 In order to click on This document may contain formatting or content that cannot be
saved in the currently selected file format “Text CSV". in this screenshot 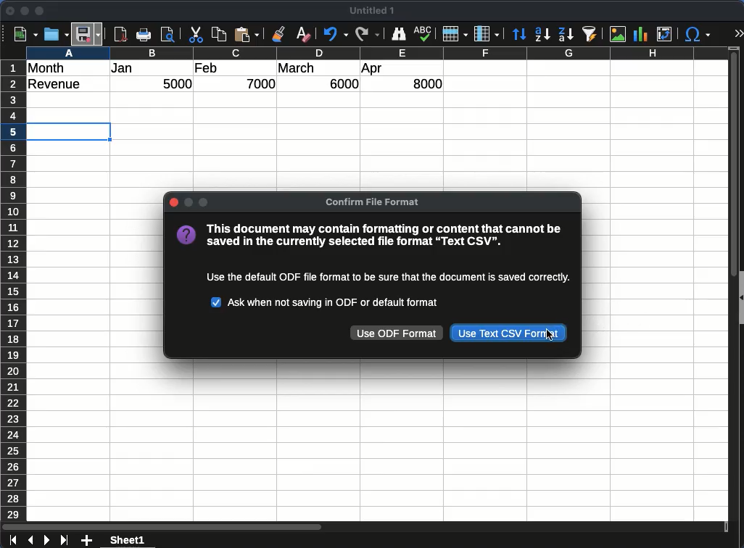, I will do `click(385, 236)`.